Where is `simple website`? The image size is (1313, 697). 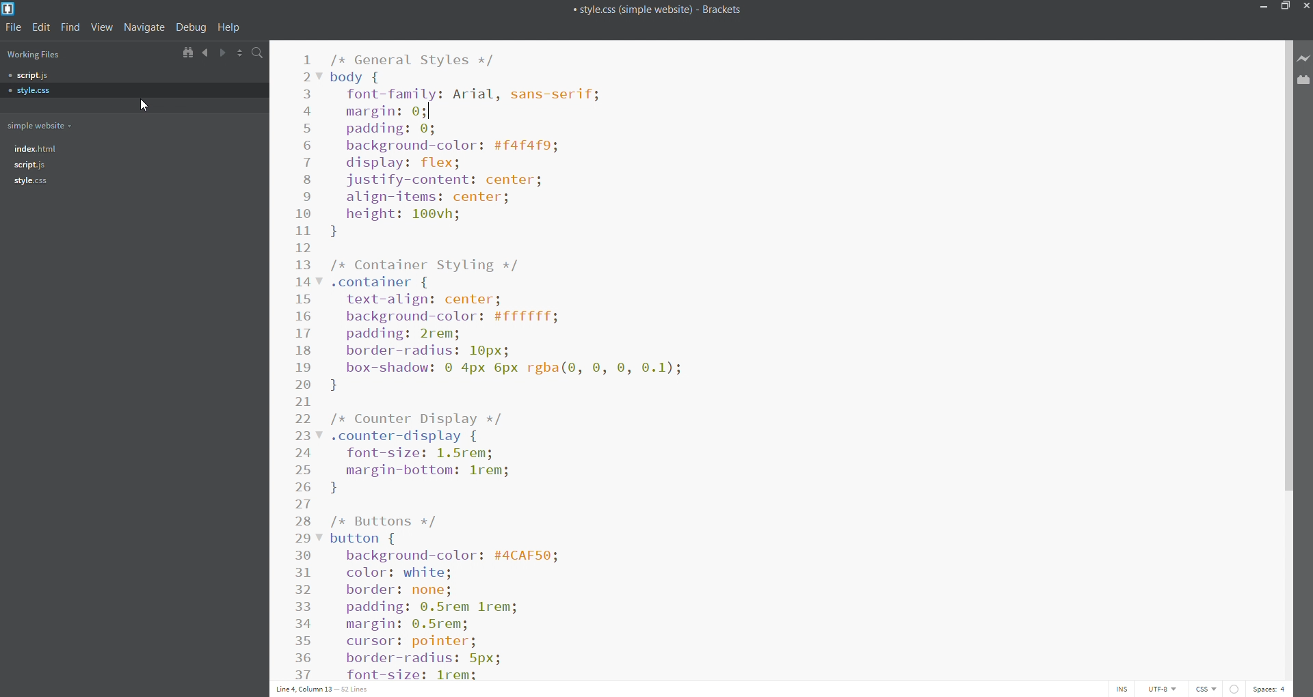 simple website is located at coordinates (44, 126).